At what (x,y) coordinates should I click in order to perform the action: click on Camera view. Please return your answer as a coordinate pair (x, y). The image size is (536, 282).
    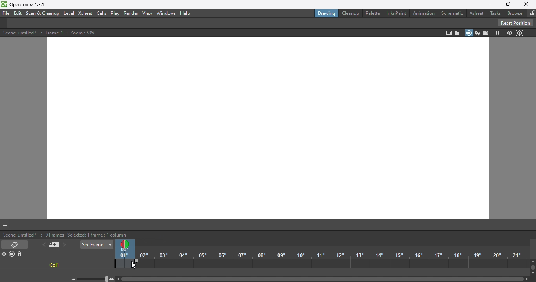
    Looking at the image, I should click on (485, 33).